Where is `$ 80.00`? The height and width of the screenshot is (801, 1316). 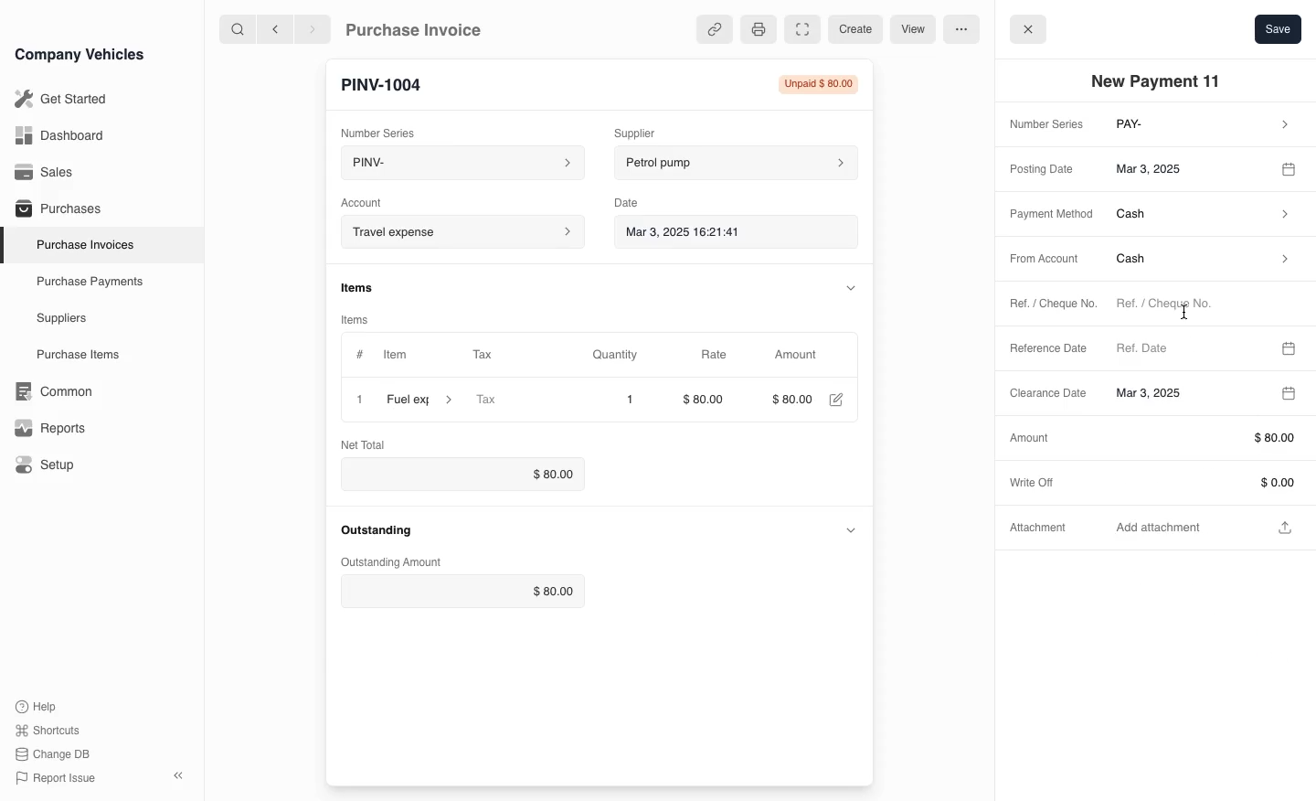
$ 80.00 is located at coordinates (1203, 438).